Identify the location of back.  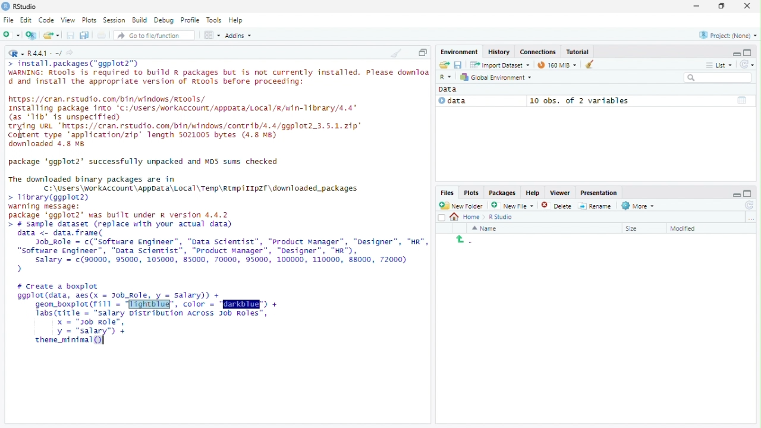
(461, 239).